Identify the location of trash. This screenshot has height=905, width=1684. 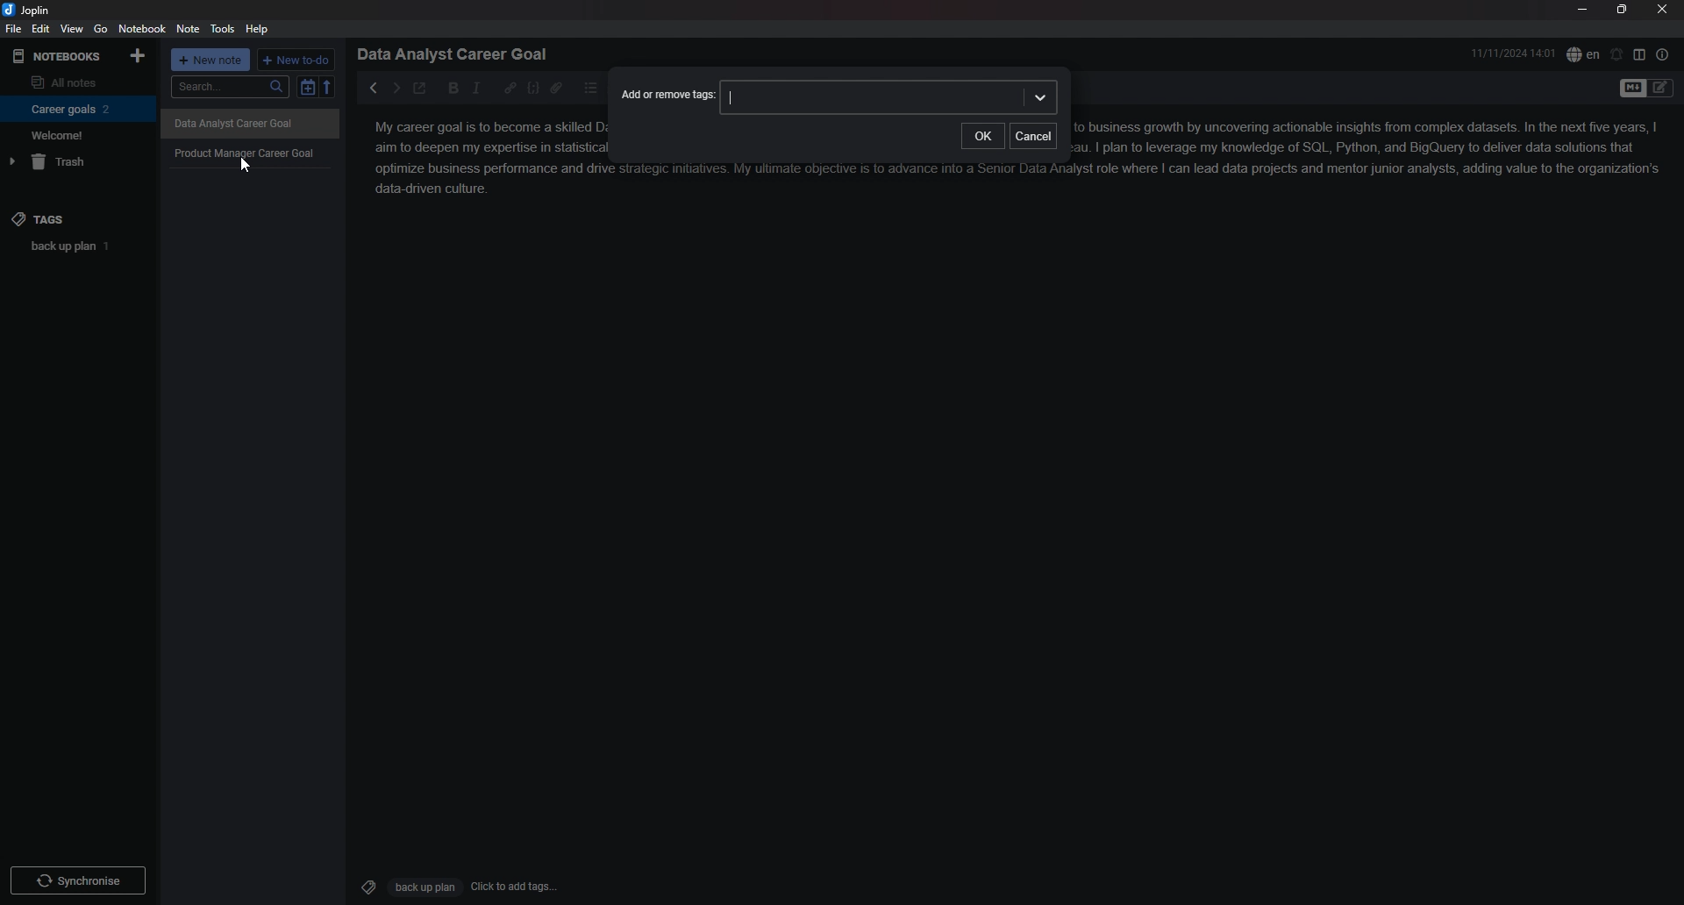
(75, 161).